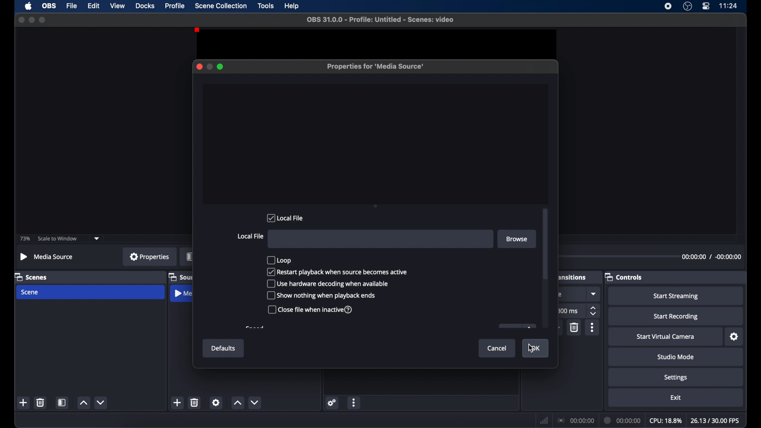  Describe the element at coordinates (190, 256) in the screenshot. I see `filters` at that location.